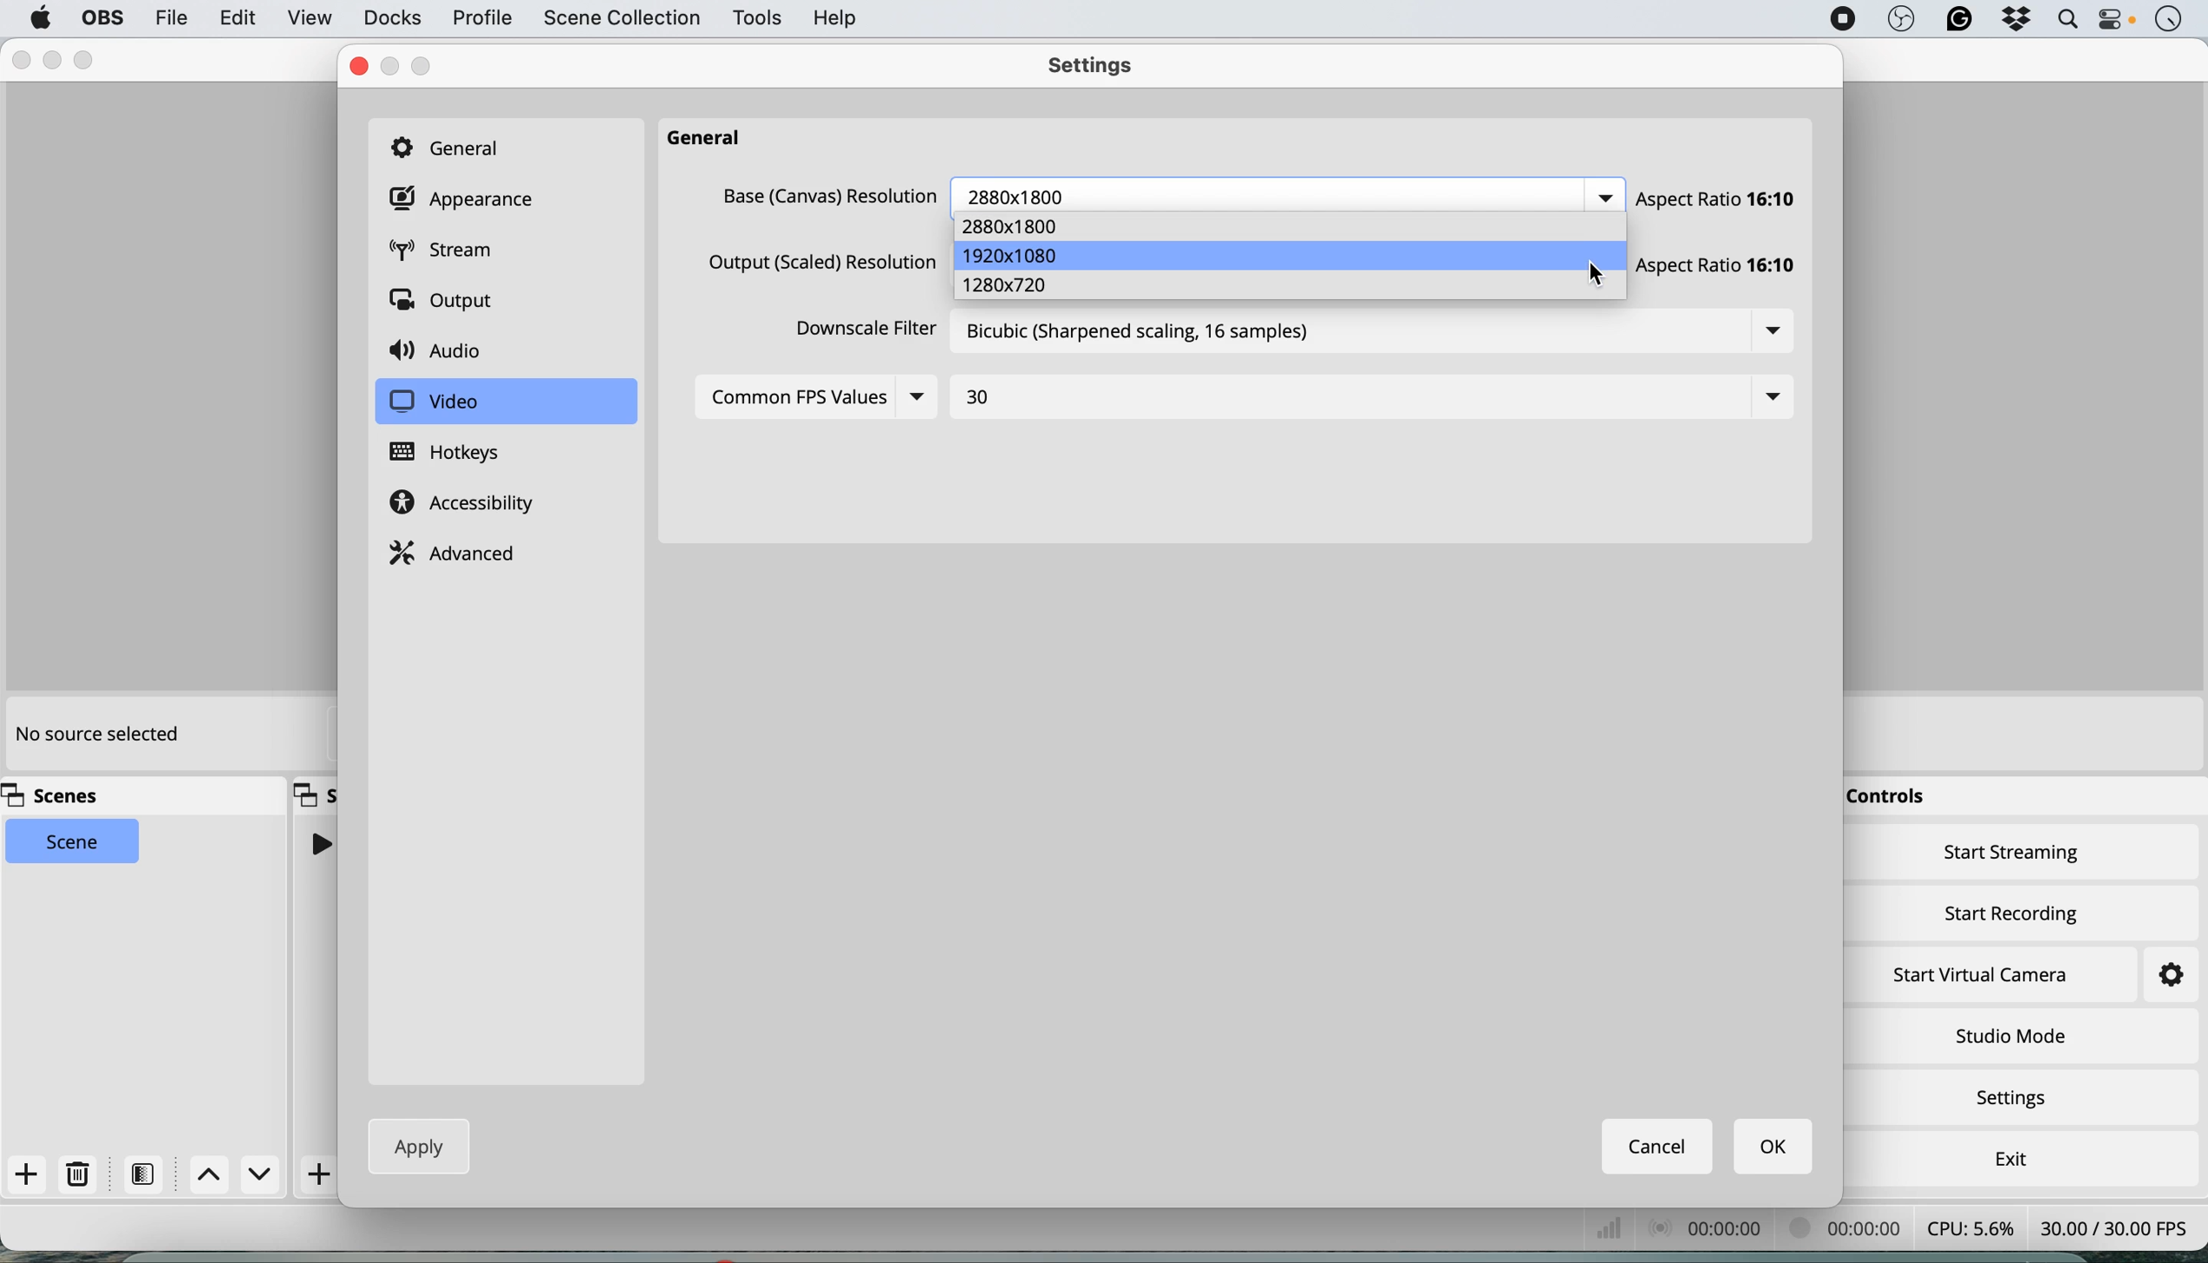 The height and width of the screenshot is (1263, 2208). I want to click on common fps value, so click(797, 396).